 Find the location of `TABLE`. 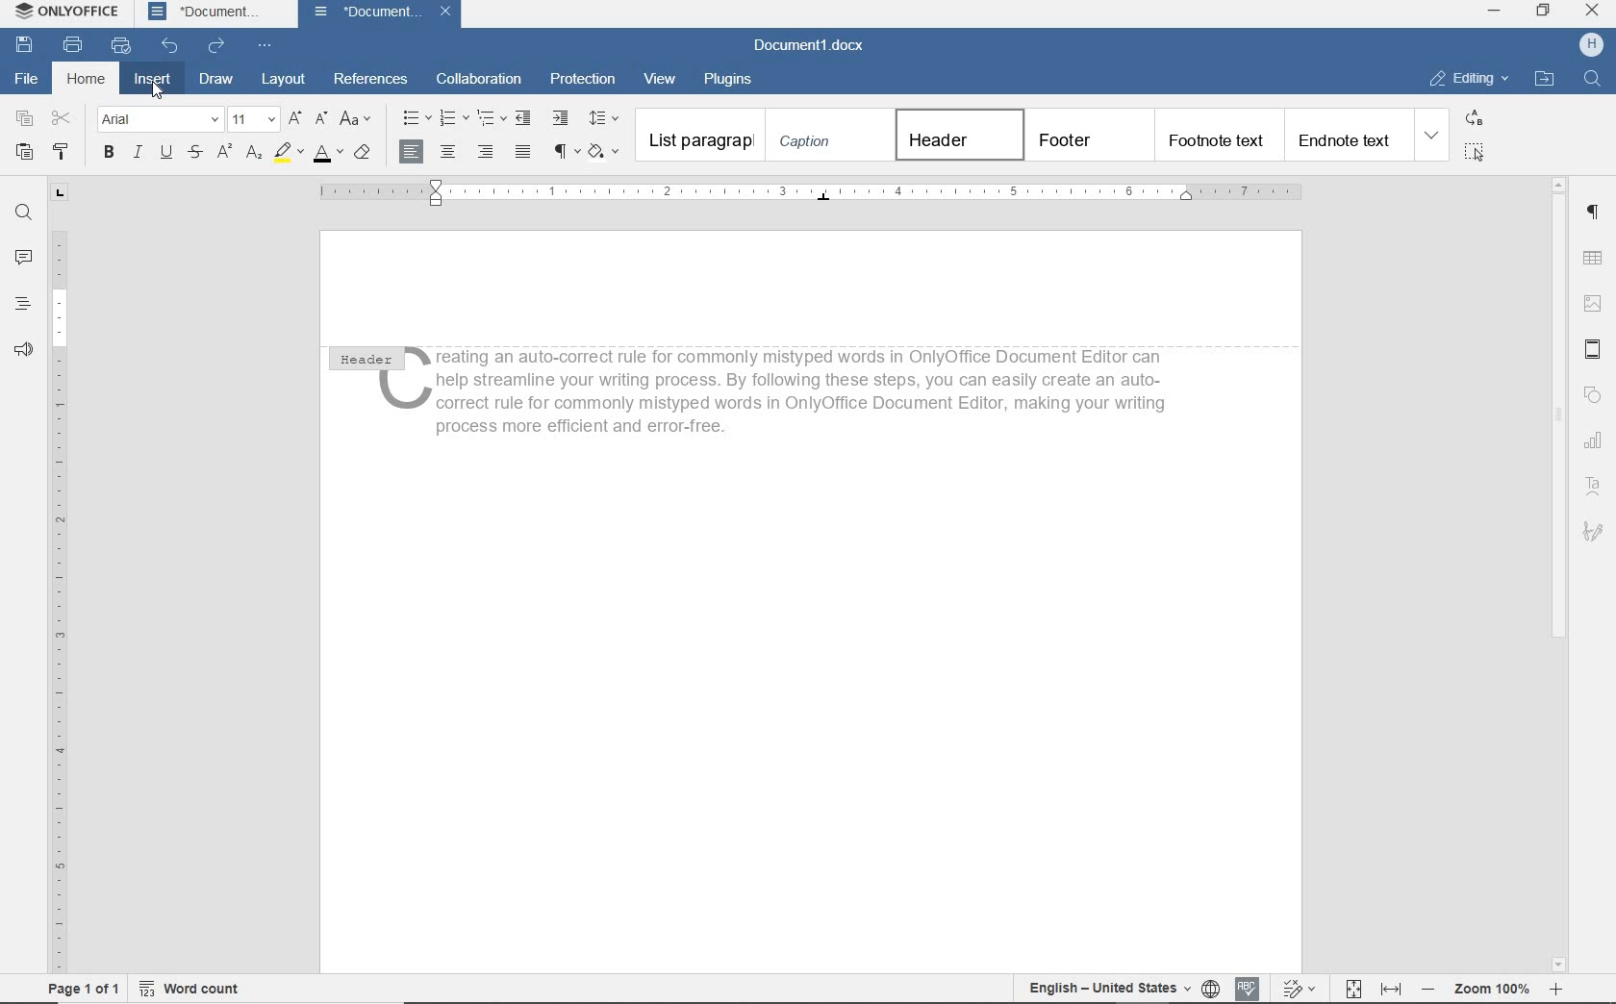

TABLE is located at coordinates (1591, 259).